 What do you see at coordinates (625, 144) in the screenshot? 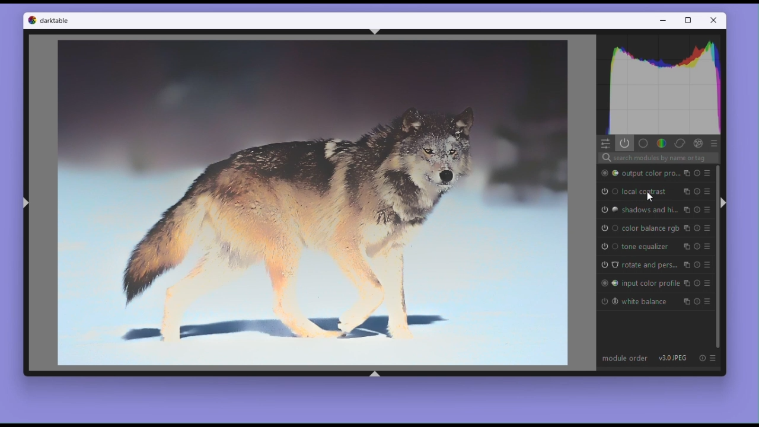
I see `Show active modules only` at bounding box center [625, 144].